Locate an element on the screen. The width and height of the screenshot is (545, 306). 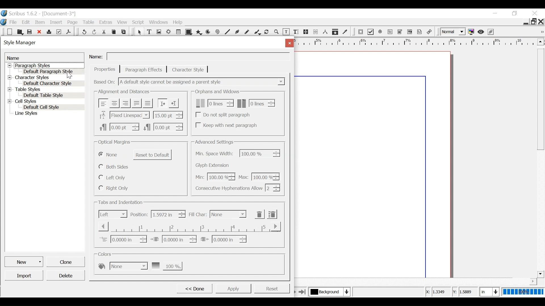
Space Above is located at coordinates (119, 126).